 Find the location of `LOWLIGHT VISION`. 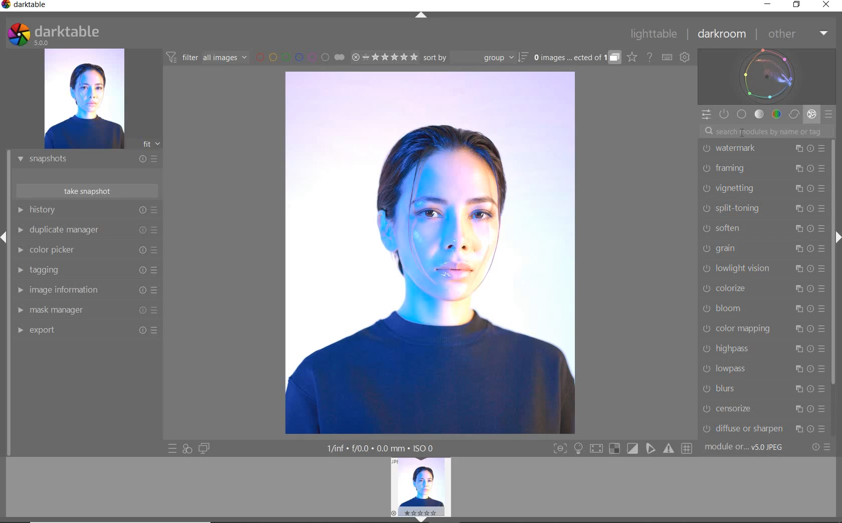

LOWLIGHT VISION is located at coordinates (763, 269).